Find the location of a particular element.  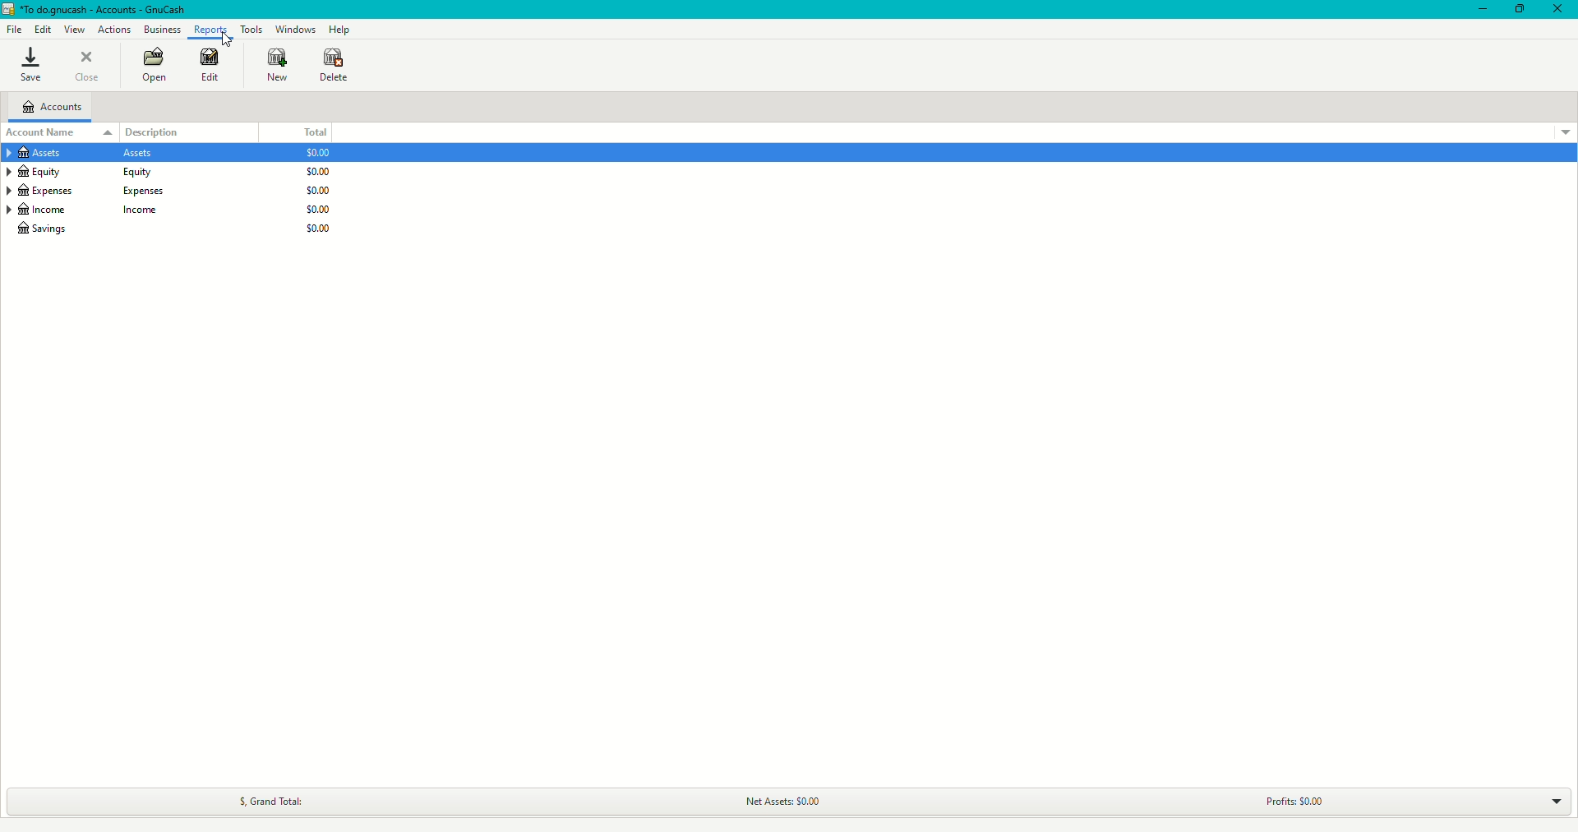

Close is located at coordinates (85, 66).